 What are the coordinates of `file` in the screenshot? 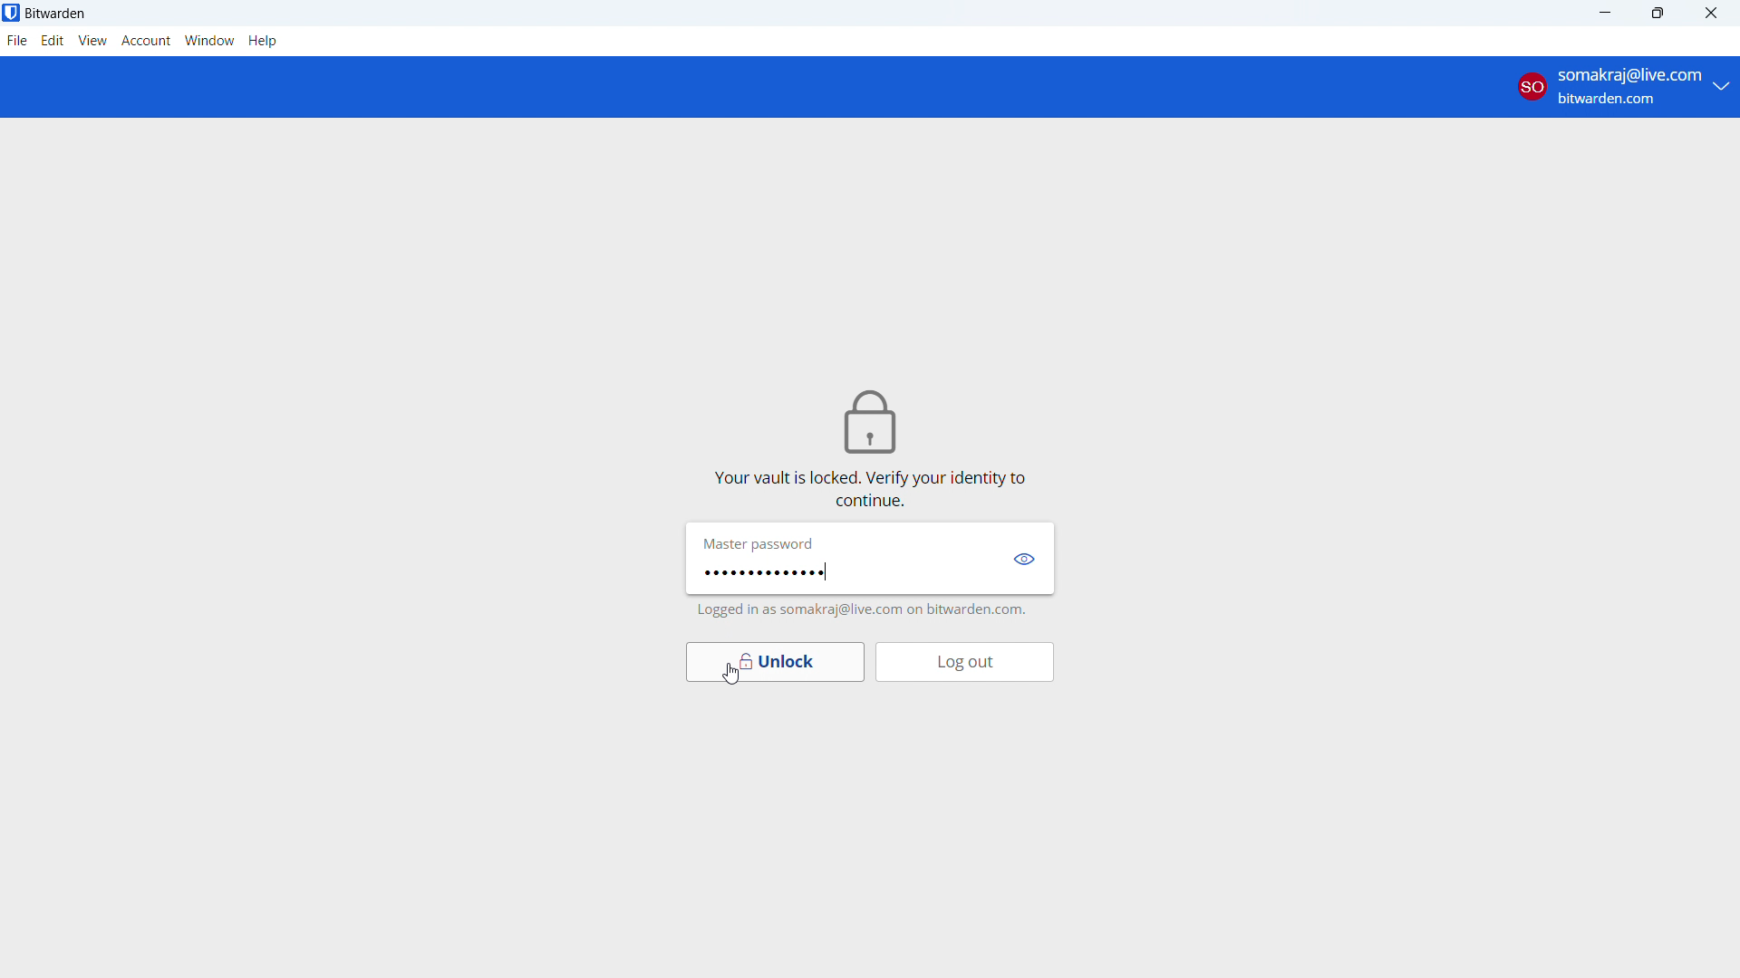 It's located at (16, 42).